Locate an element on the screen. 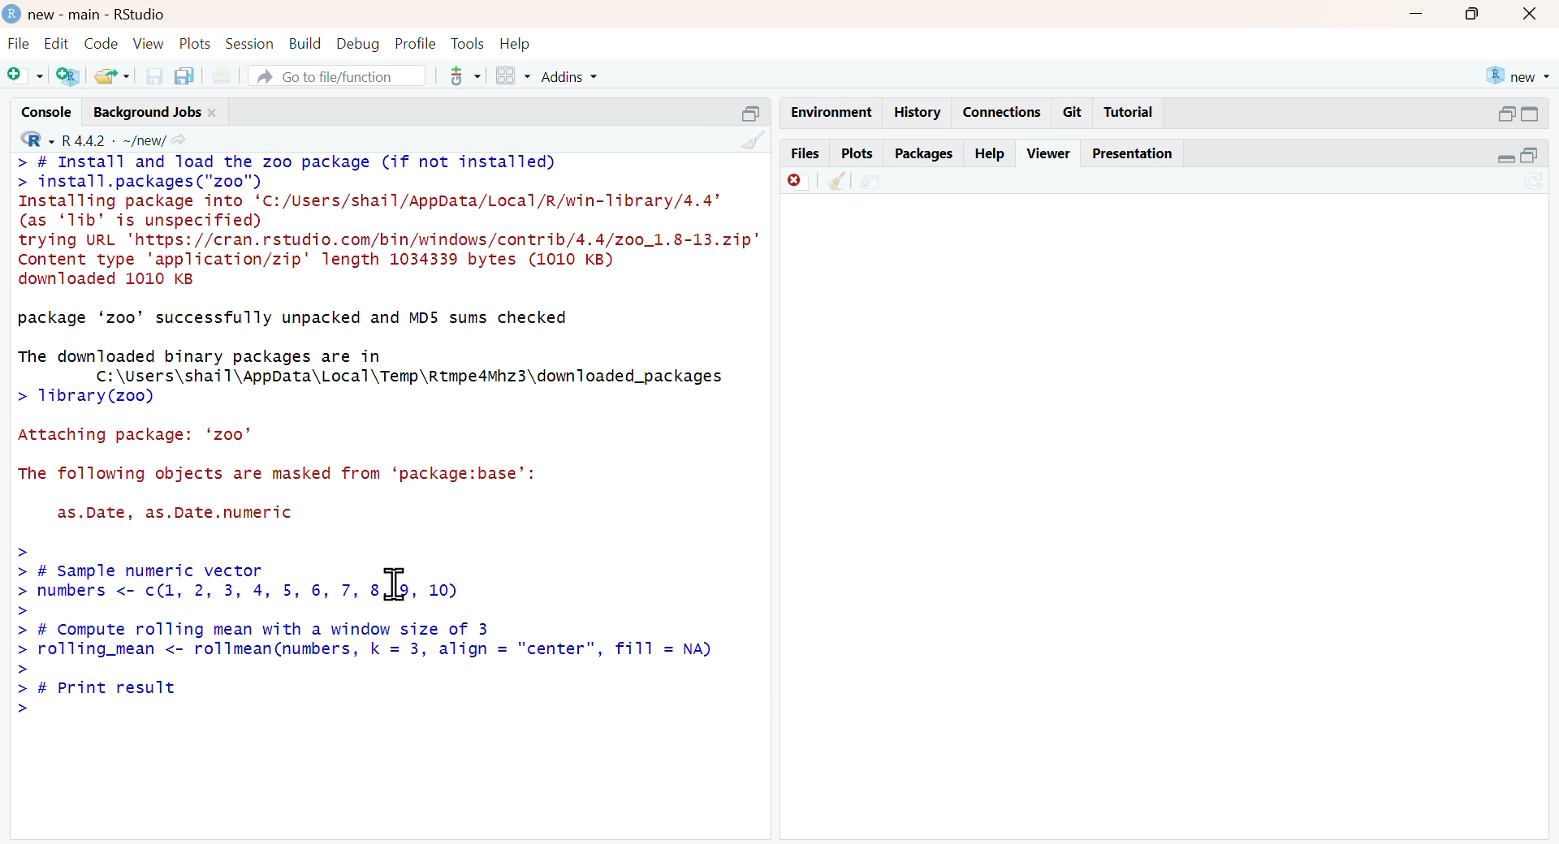  R is located at coordinates (37, 140).